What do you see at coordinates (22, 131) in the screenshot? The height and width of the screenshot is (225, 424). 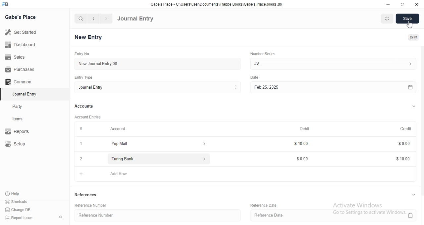 I see `Report` at bounding box center [22, 131].